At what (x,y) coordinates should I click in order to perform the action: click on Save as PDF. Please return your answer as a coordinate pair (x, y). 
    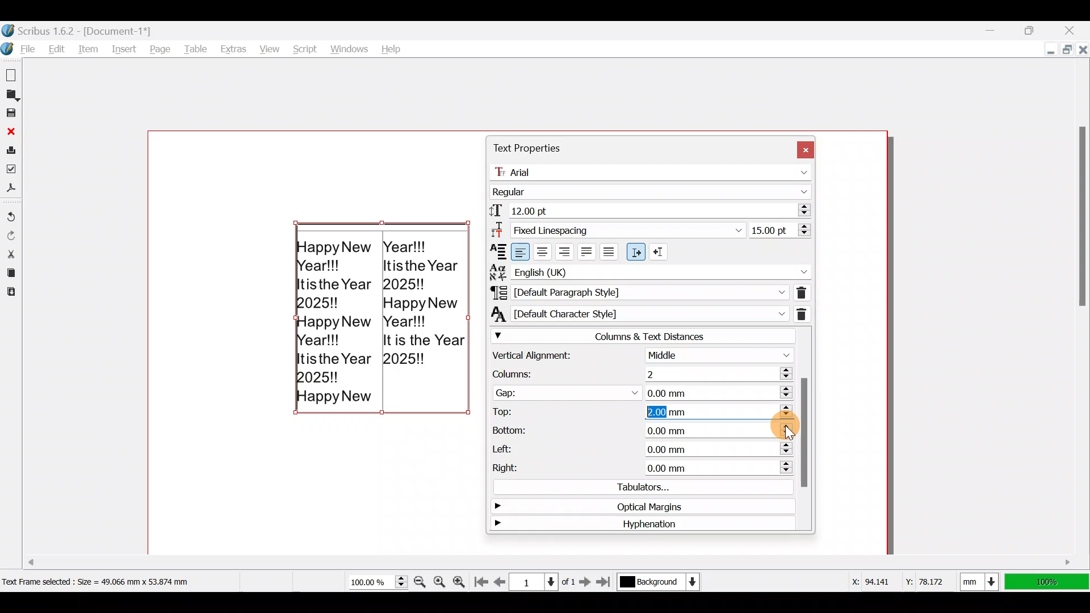
    Looking at the image, I should click on (13, 190).